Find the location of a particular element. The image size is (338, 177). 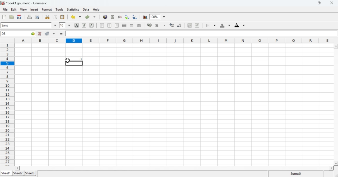

Accept change is located at coordinates (50, 34).